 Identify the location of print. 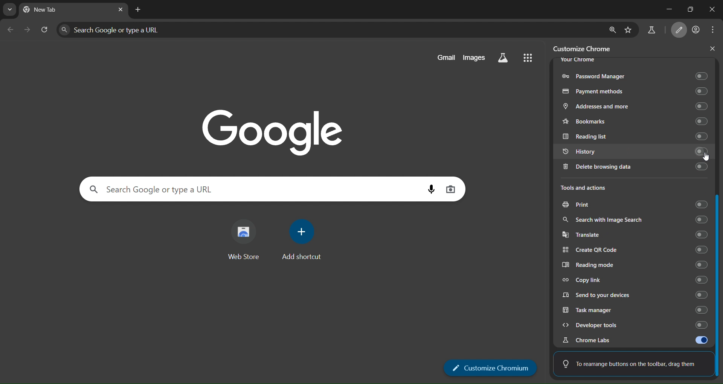
(634, 206).